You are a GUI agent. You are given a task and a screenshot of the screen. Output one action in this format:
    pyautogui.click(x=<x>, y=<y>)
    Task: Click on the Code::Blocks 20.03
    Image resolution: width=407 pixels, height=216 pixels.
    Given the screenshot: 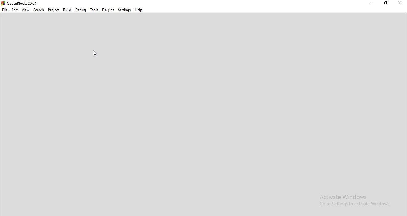 What is the action you would take?
    pyautogui.click(x=28, y=3)
    